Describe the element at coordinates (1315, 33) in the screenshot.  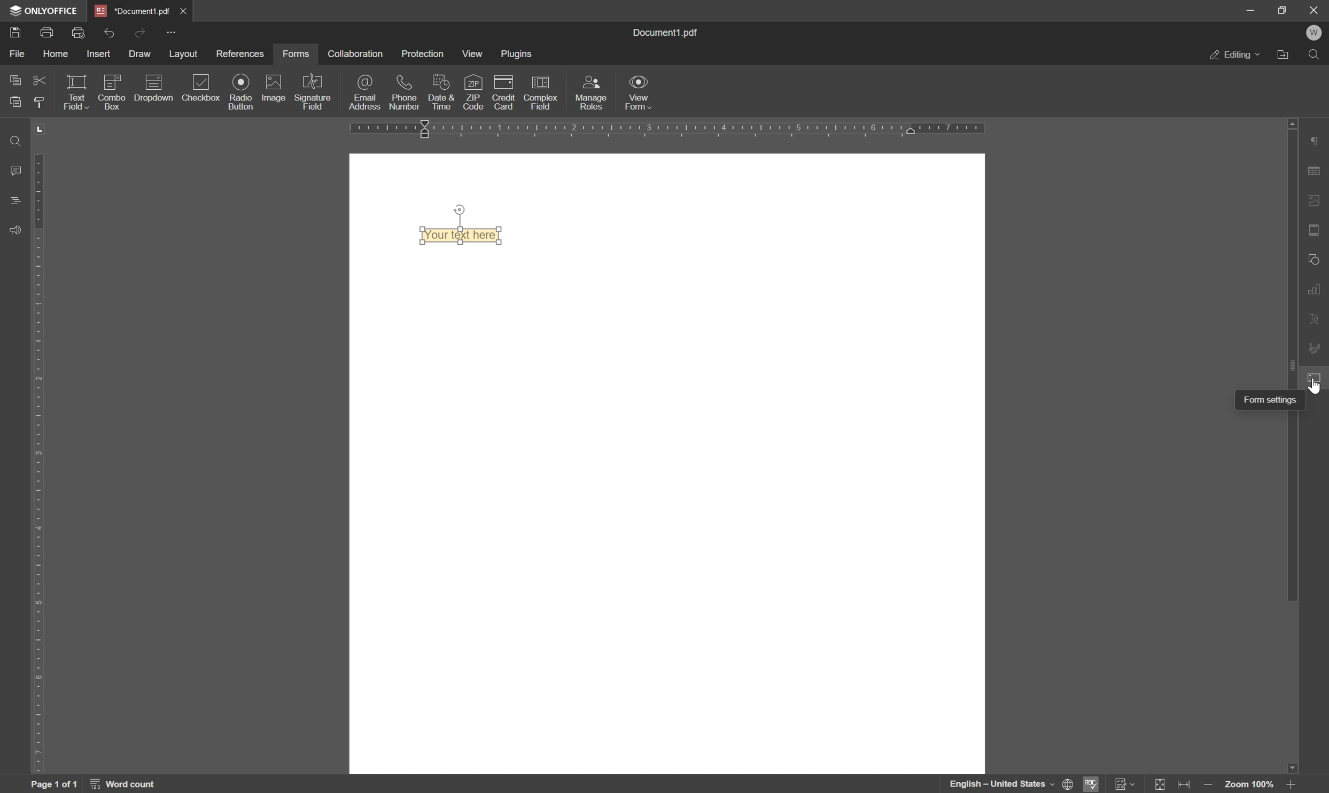
I see `welcome` at that location.